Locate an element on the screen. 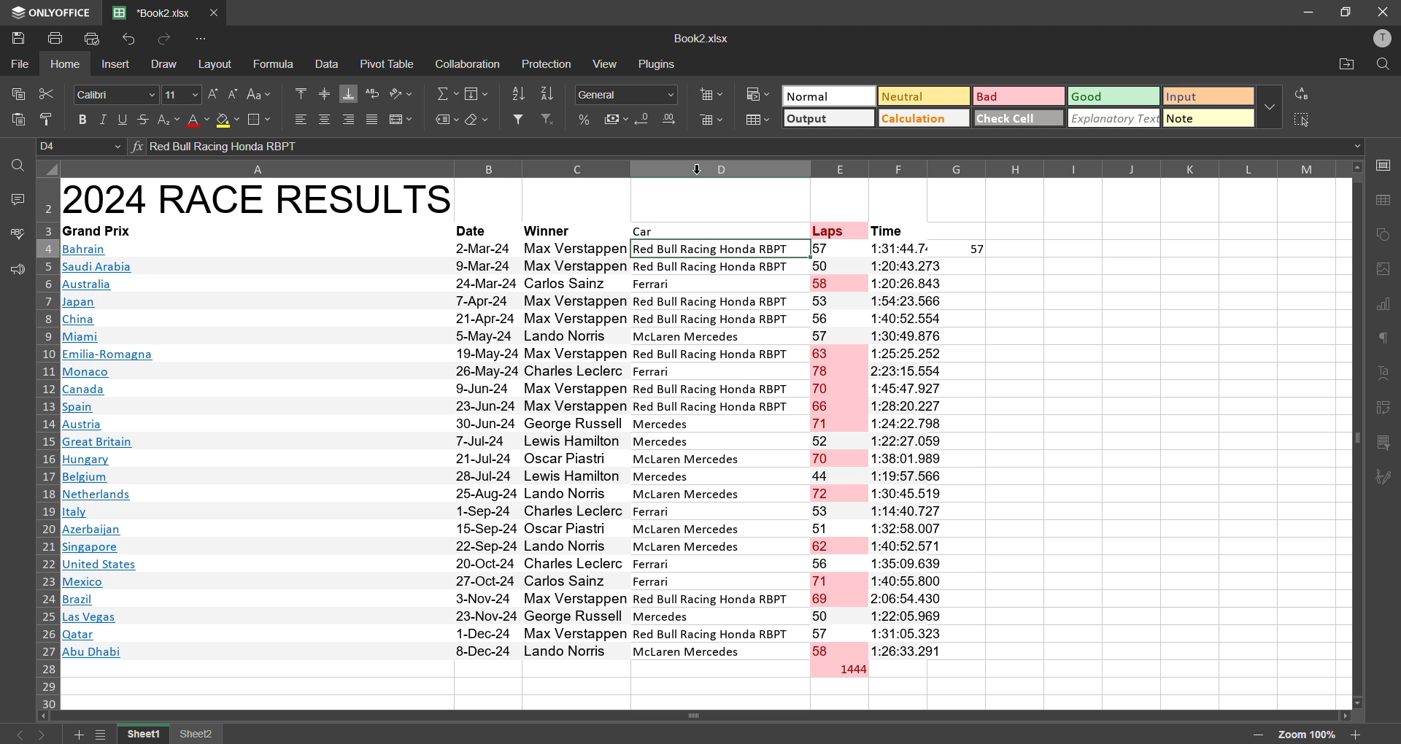 The image size is (1401, 744). strikethrough is located at coordinates (142, 118).